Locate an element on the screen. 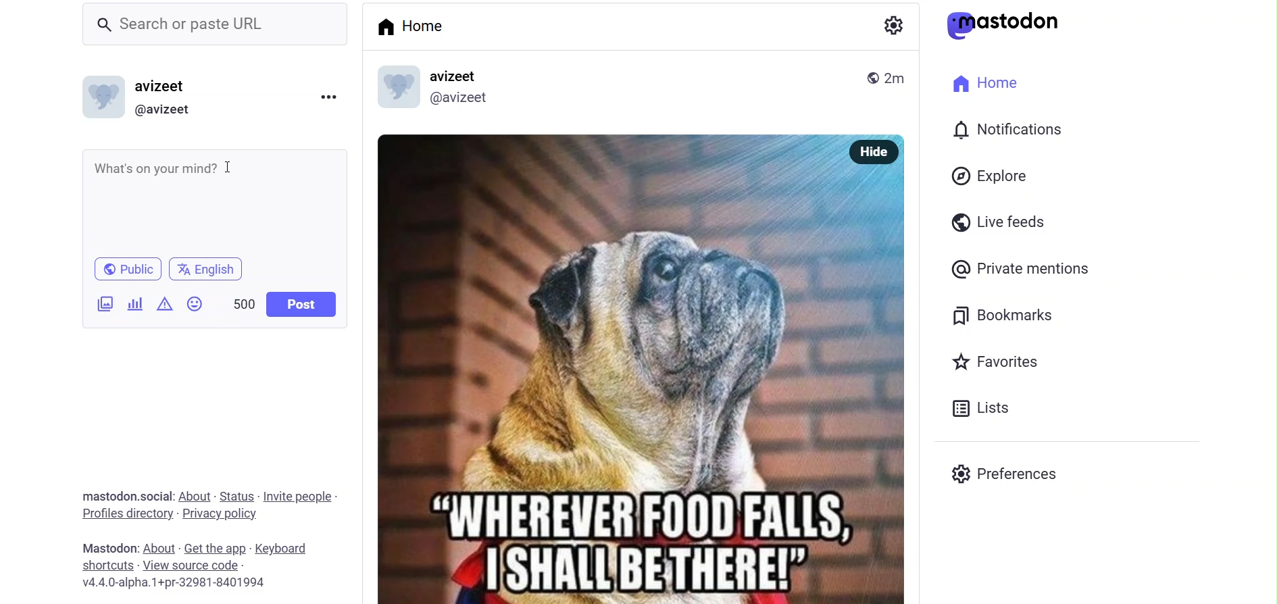  notification is located at coordinates (1007, 130).